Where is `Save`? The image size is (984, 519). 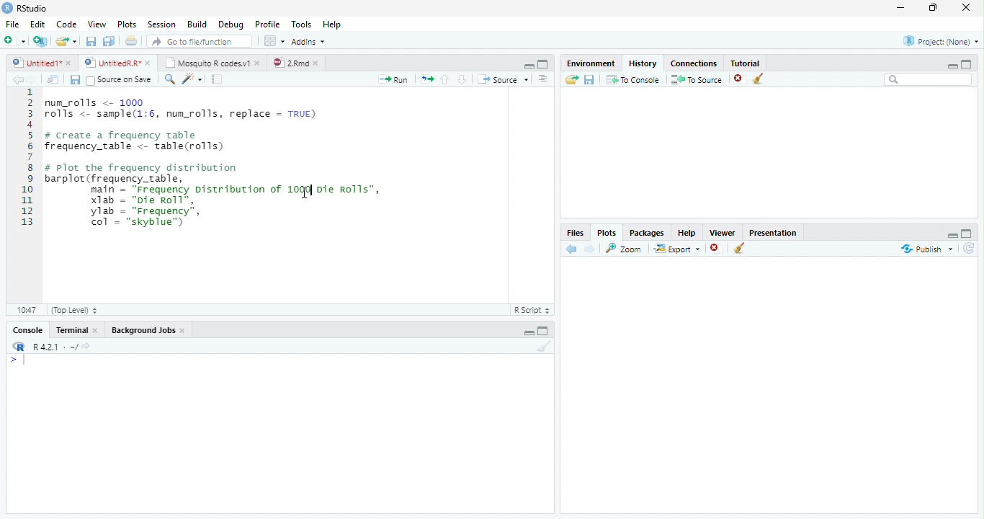
Save is located at coordinates (74, 79).